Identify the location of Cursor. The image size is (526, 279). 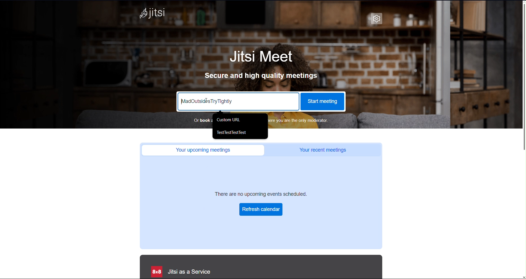
(205, 101).